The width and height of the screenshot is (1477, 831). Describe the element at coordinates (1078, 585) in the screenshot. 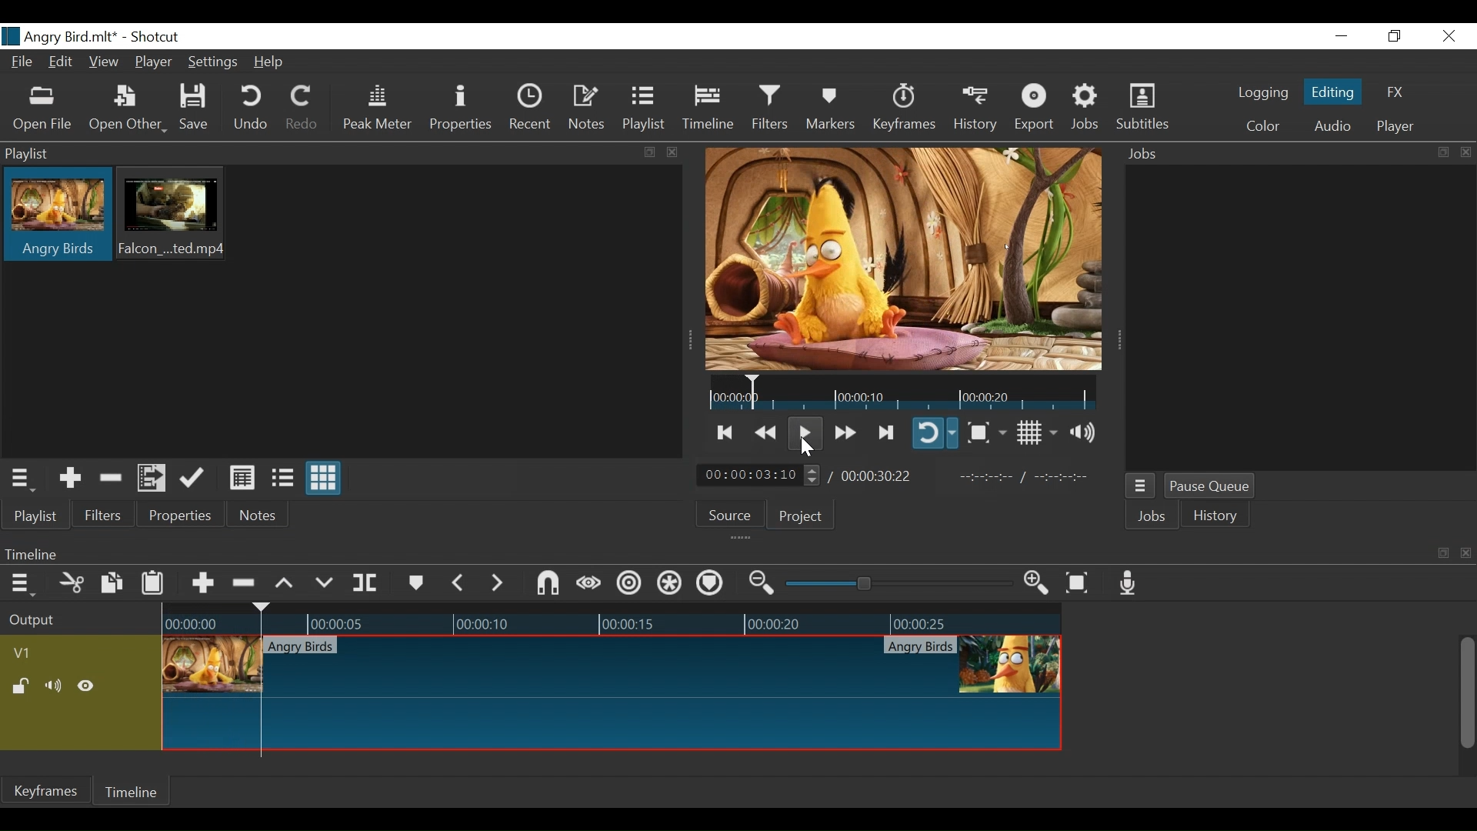

I see `Zoom timeline to fit` at that location.